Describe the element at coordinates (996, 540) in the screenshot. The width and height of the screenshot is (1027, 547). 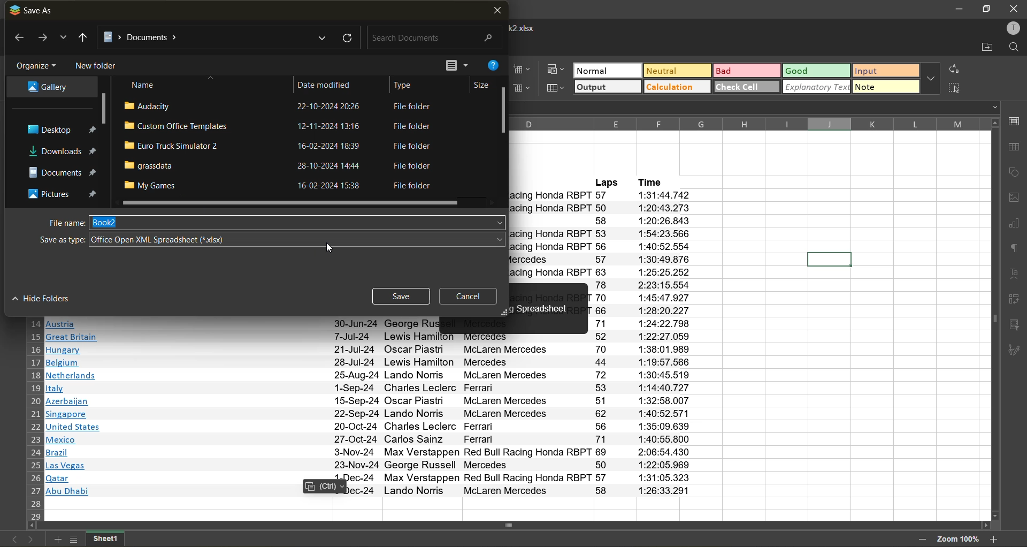
I see `zoom in` at that location.